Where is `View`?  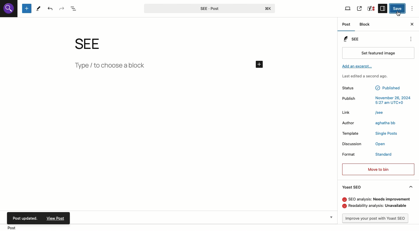 View is located at coordinates (348, 9).